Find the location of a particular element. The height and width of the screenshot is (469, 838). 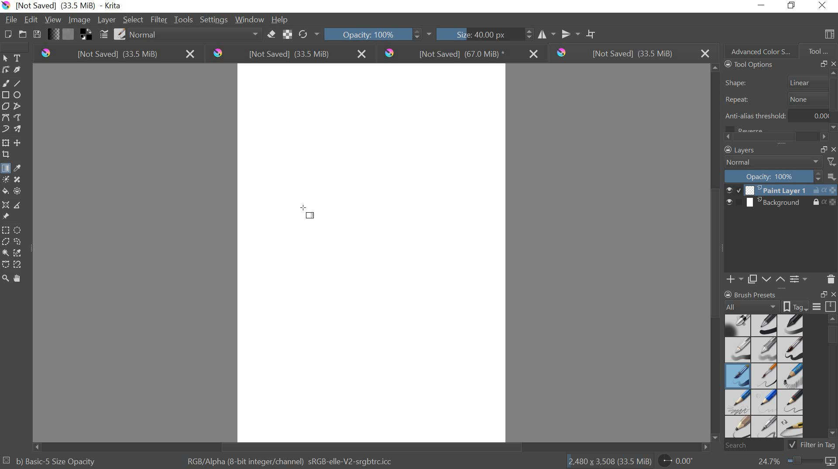

normal is located at coordinates (195, 35).